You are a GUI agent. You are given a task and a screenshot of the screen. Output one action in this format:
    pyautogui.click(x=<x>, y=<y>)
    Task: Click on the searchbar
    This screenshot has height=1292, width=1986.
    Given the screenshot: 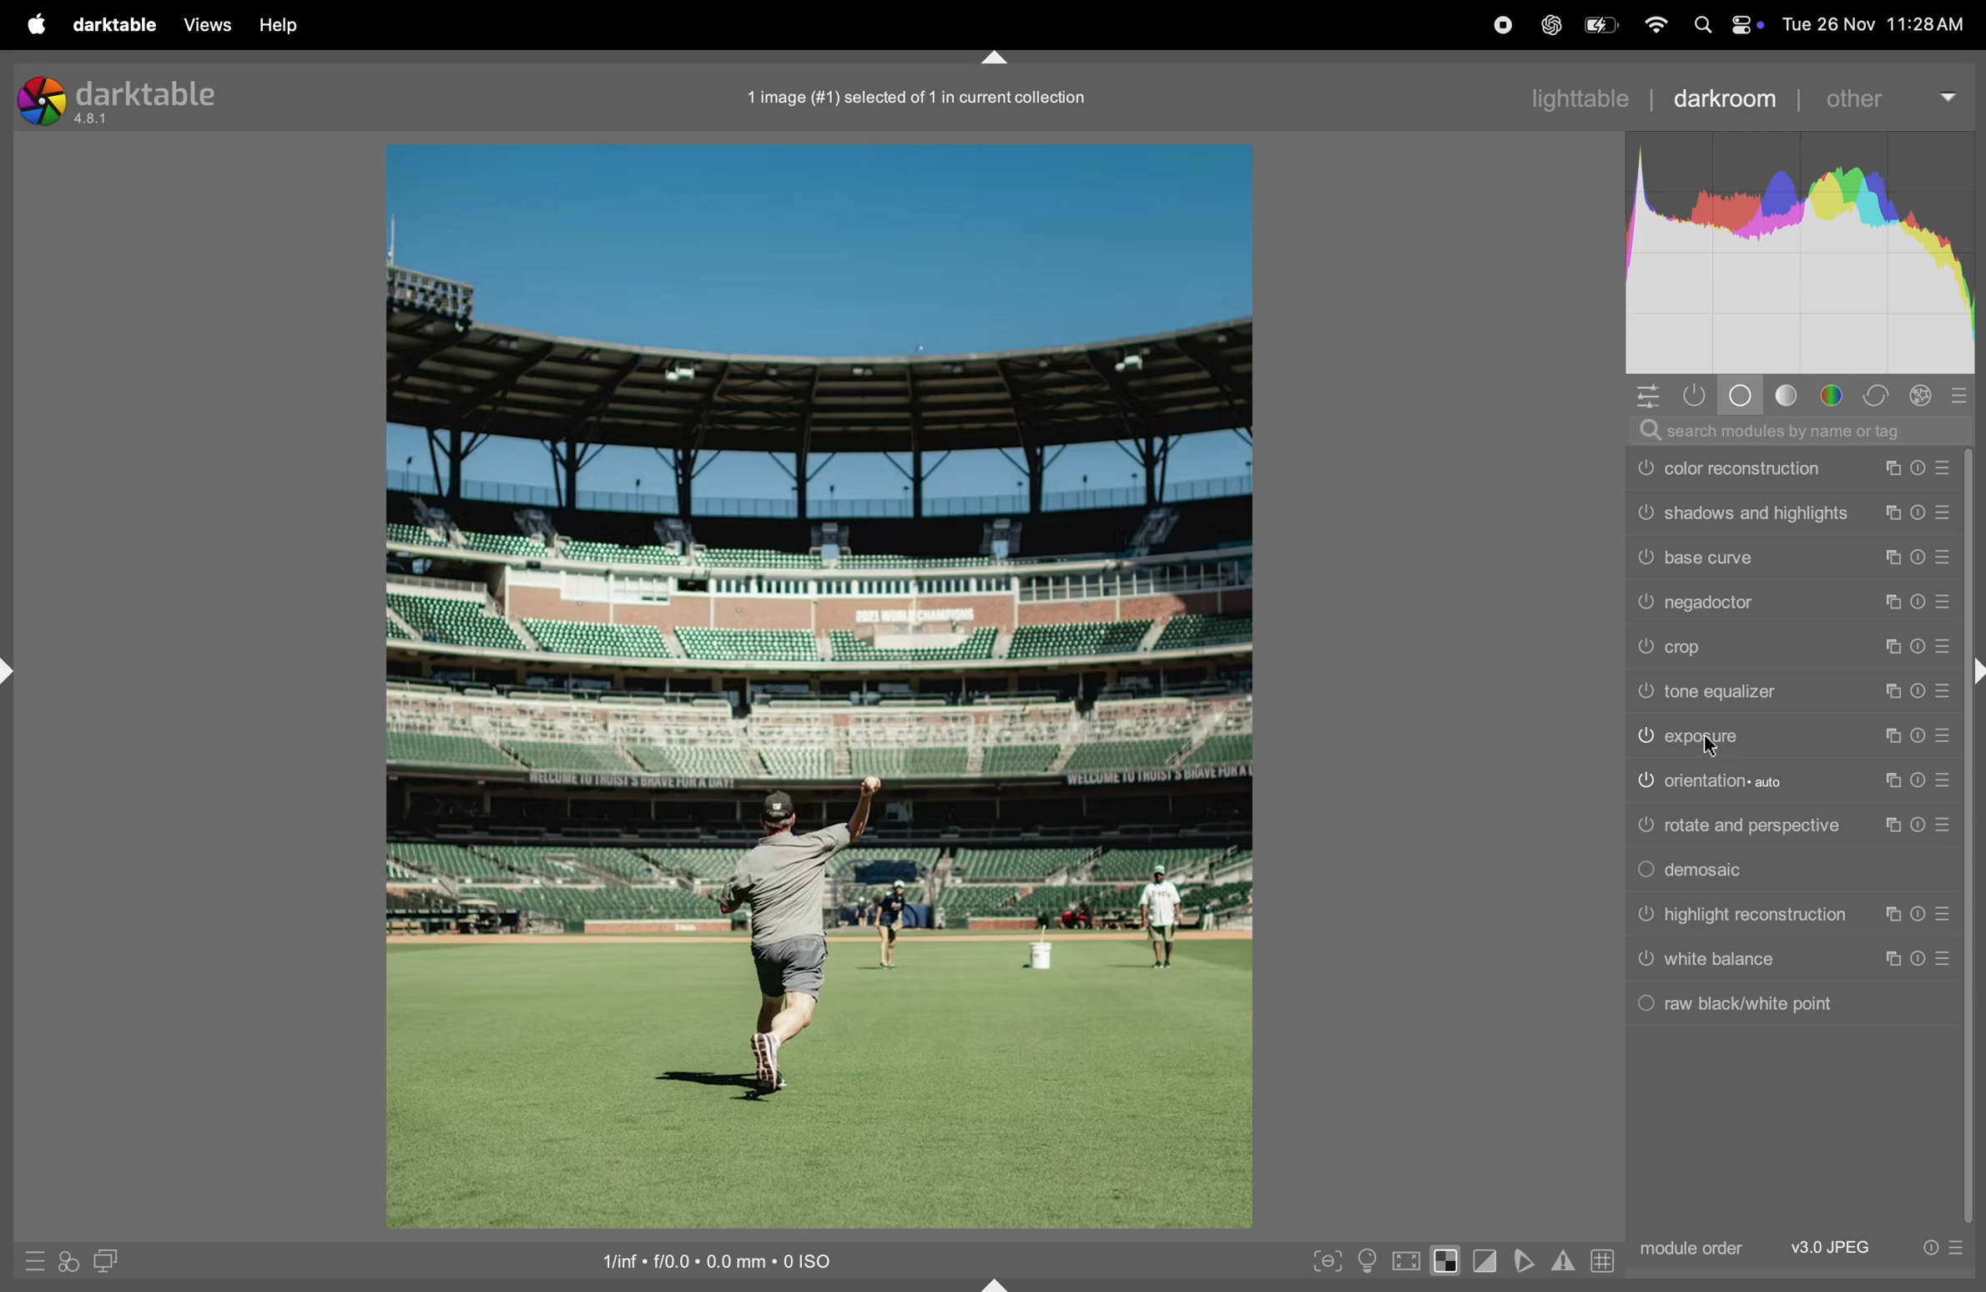 What is the action you would take?
    pyautogui.click(x=1792, y=431)
    